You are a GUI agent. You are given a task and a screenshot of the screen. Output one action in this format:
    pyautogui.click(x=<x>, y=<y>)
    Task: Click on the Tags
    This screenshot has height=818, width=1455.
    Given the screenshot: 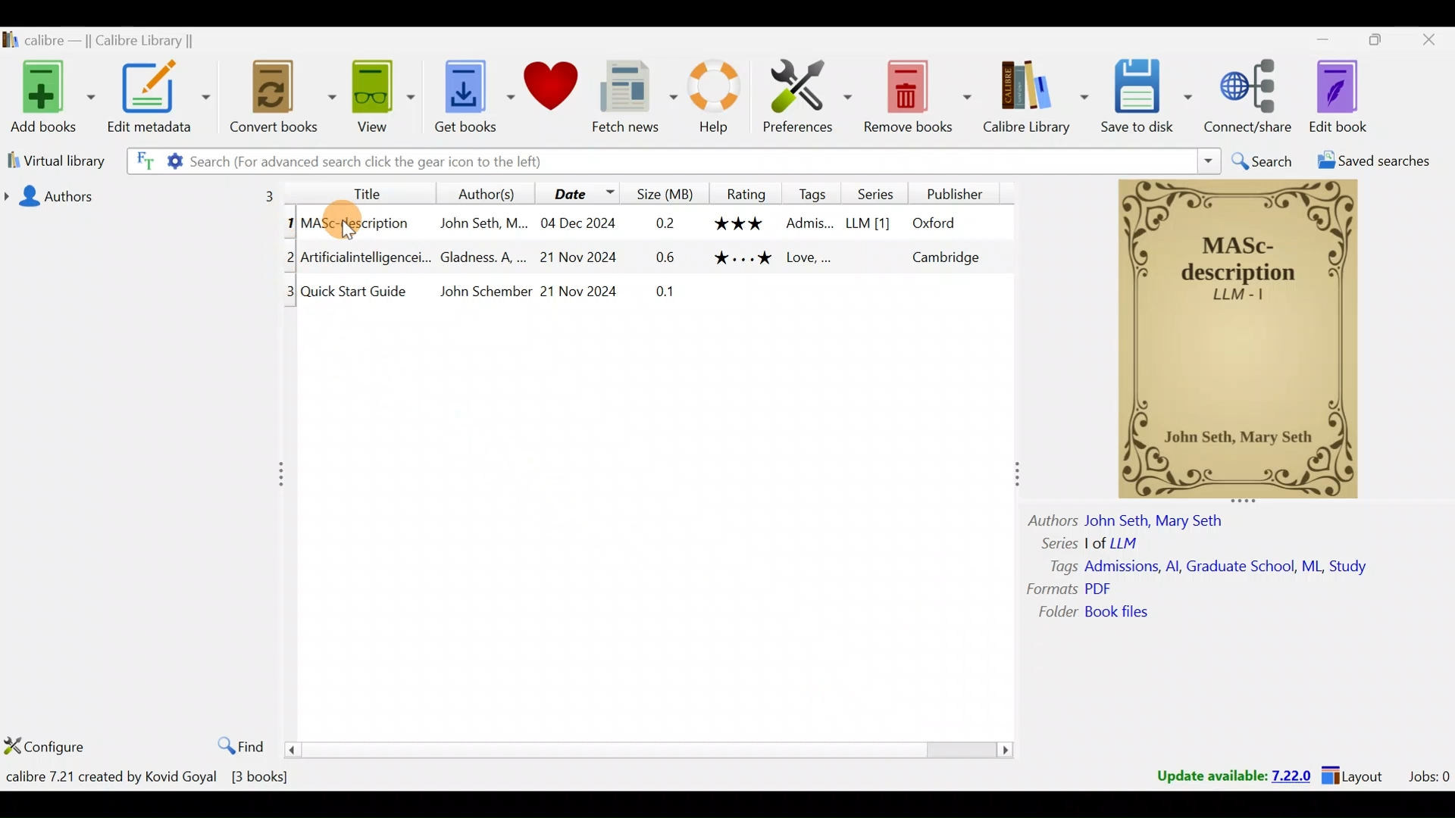 What is the action you would take?
    pyautogui.click(x=812, y=192)
    